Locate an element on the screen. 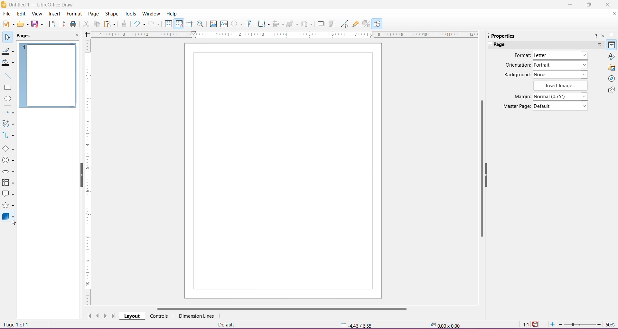  Page 1 is located at coordinates (48, 76).